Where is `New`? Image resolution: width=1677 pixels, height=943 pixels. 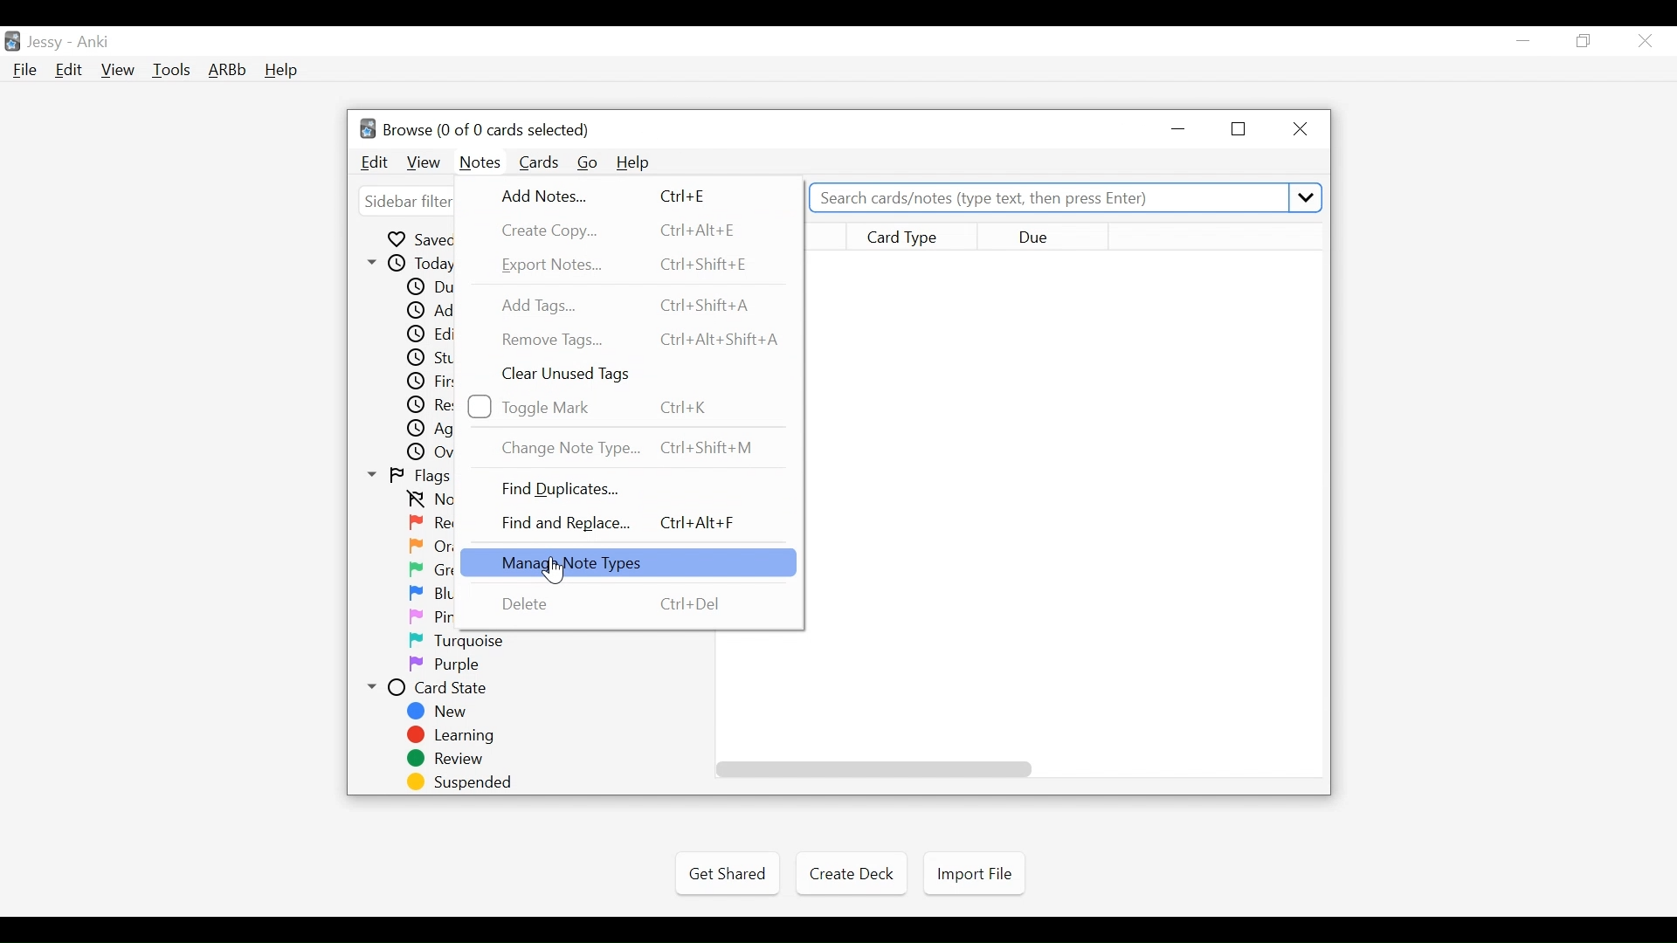
New is located at coordinates (439, 712).